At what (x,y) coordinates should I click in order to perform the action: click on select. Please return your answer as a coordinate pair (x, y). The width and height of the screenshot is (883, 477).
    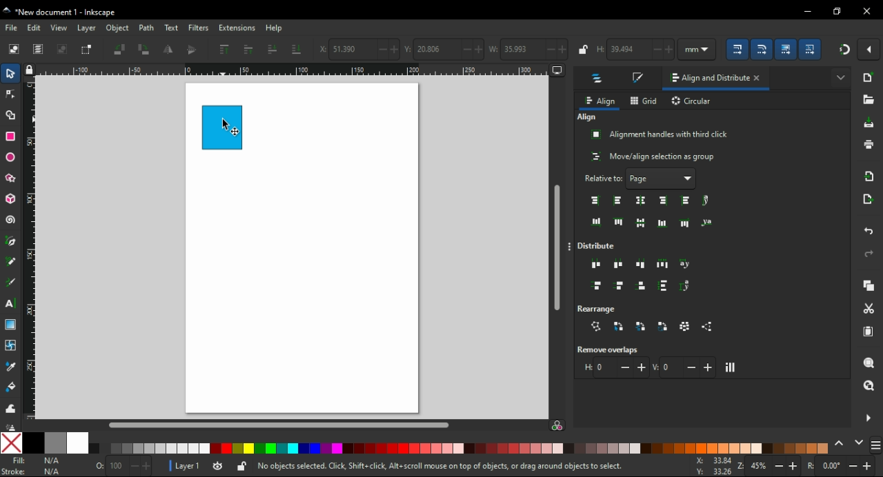
    Looking at the image, I should click on (12, 75).